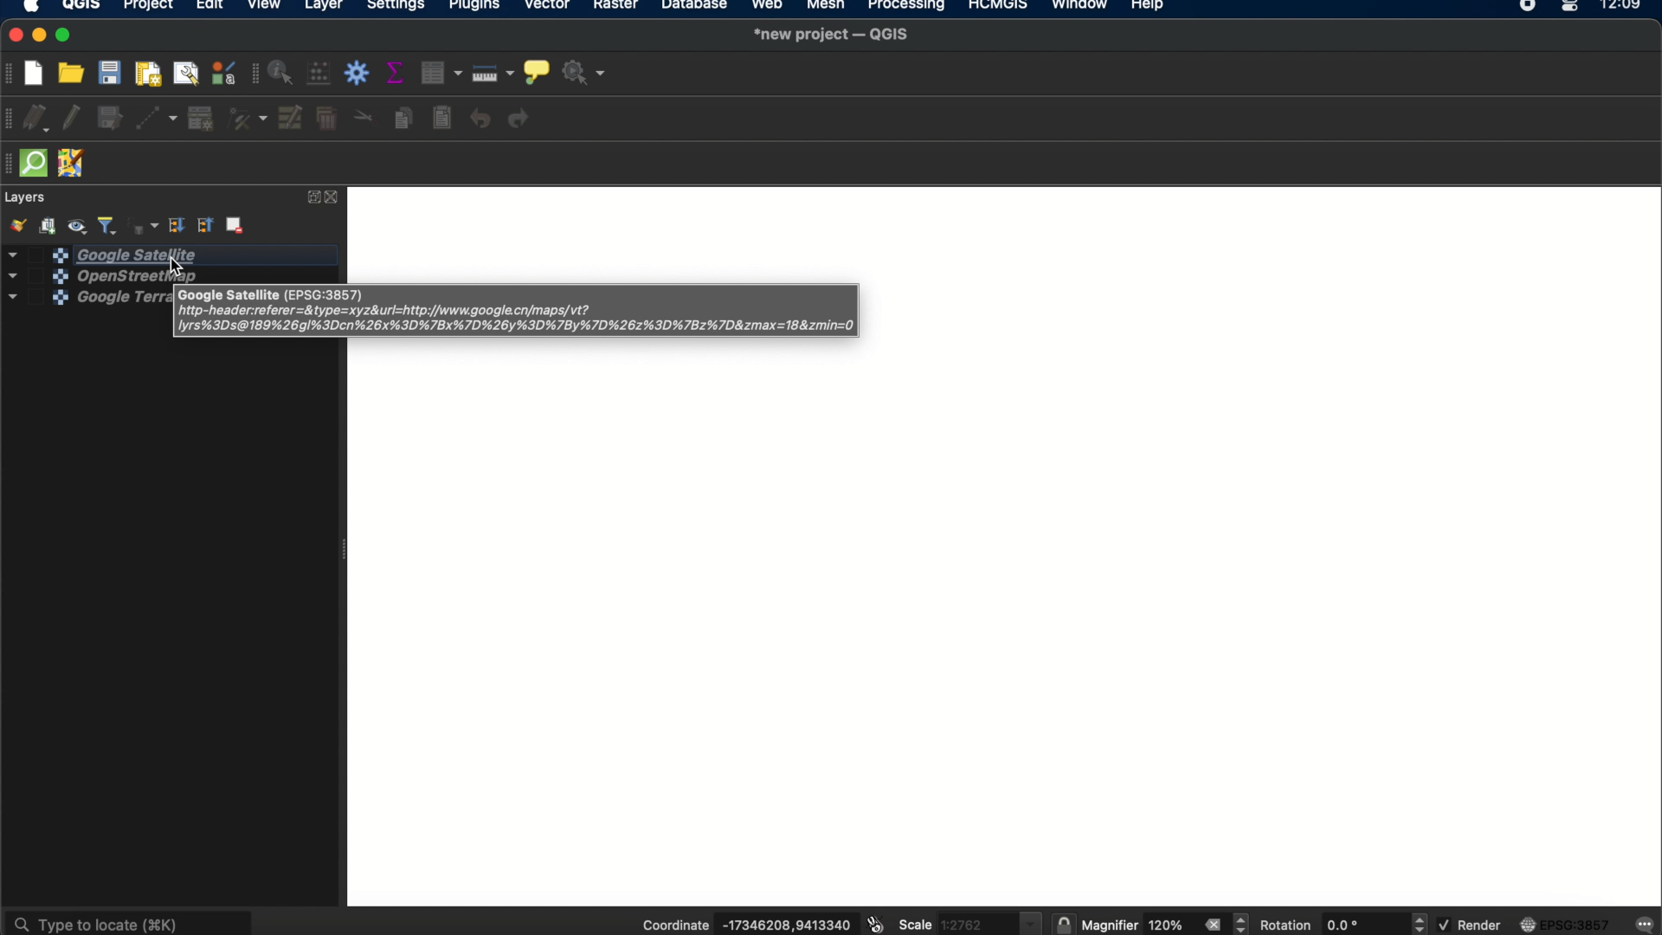  What do you see at coordinates (549, 8) in the screenshot?
I see `vector` at bounding box center [549, 8].